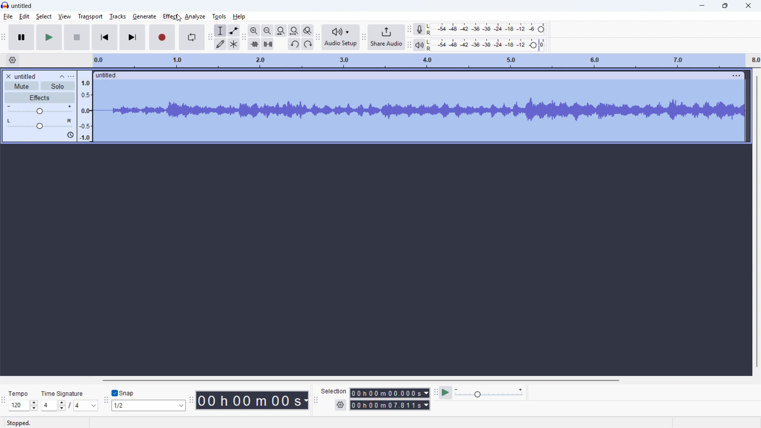 The image size is (761, 428). What do you see at coordinates (411, 75) in the screenshot?
I see `Click to drag ` at bounding box center [411, 75].